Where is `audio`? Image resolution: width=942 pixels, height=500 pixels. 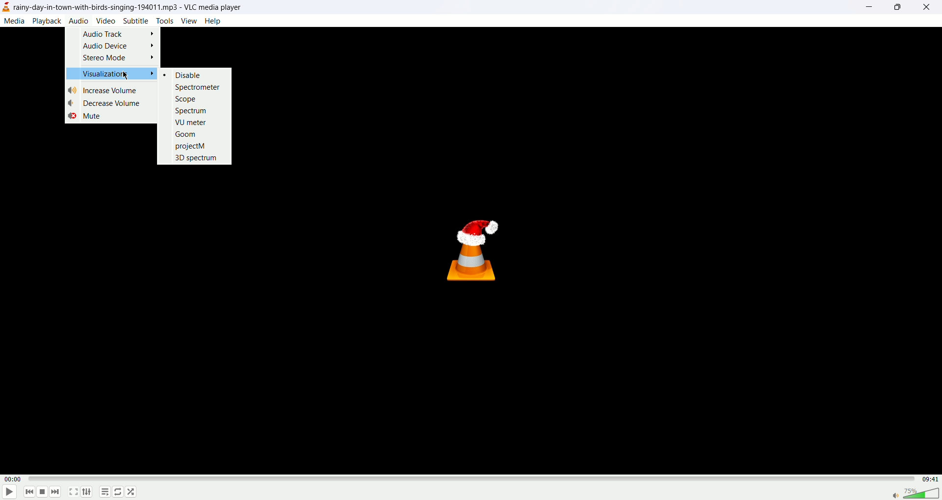
audio is located at coordinates (79, 21).